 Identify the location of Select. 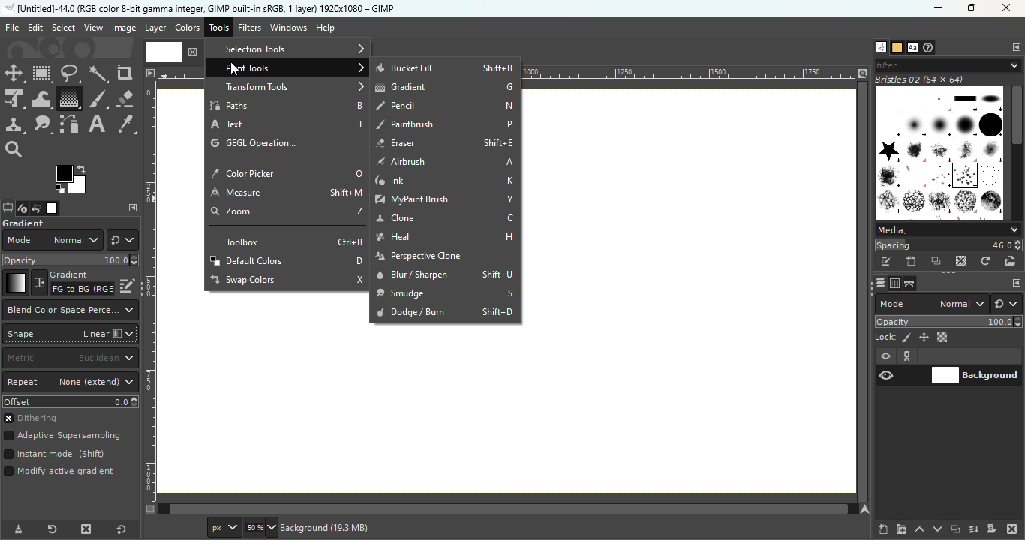
(63, 27).